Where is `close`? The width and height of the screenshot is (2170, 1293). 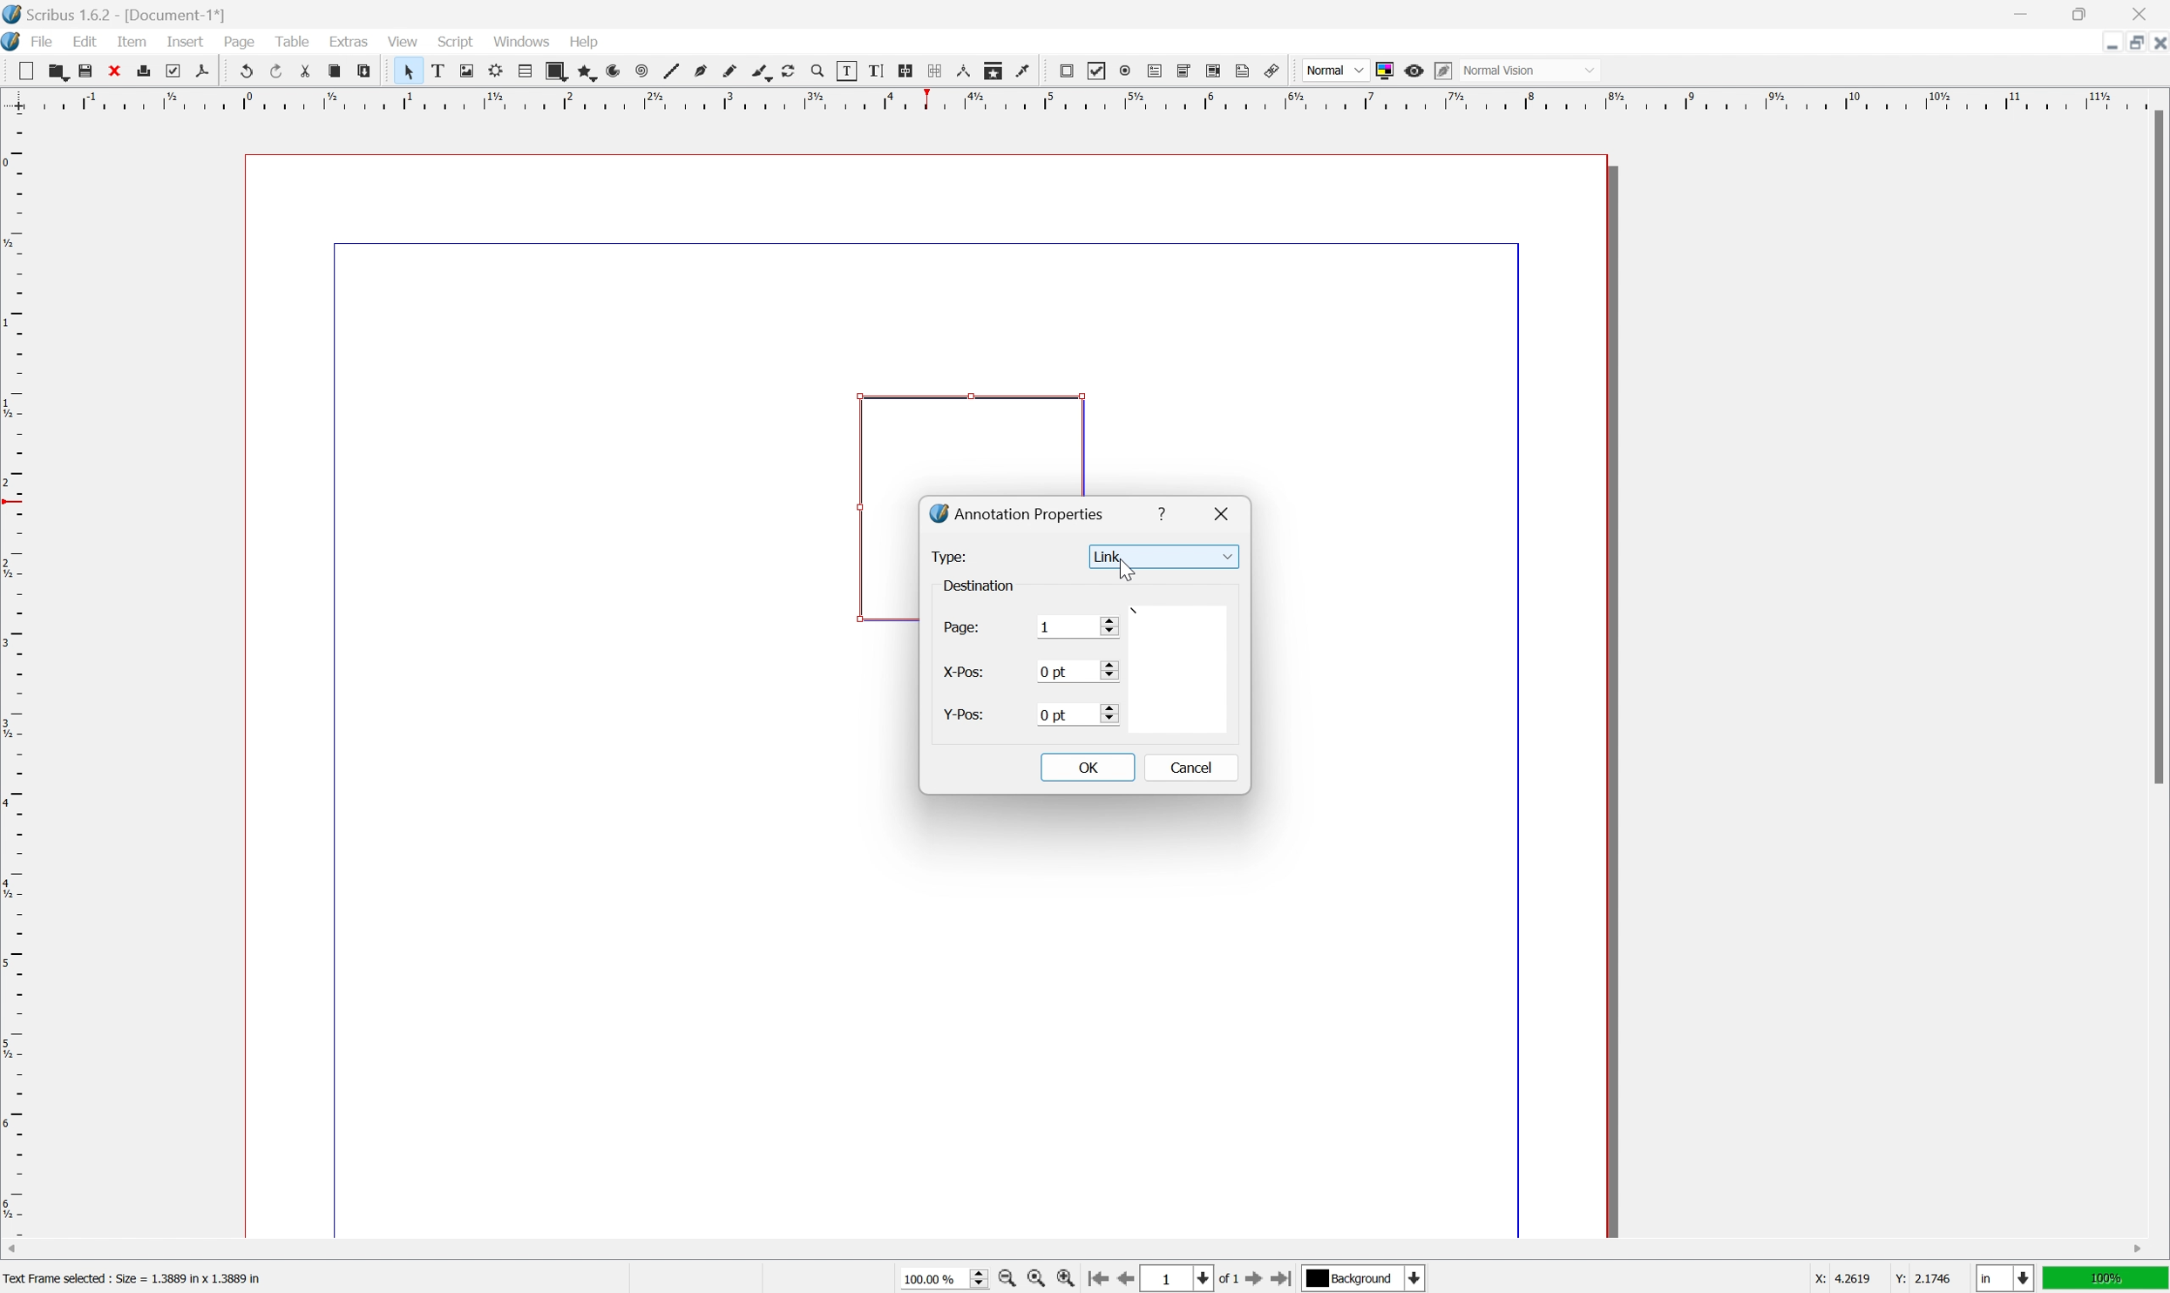
close is located at coordinates (2156, 46).